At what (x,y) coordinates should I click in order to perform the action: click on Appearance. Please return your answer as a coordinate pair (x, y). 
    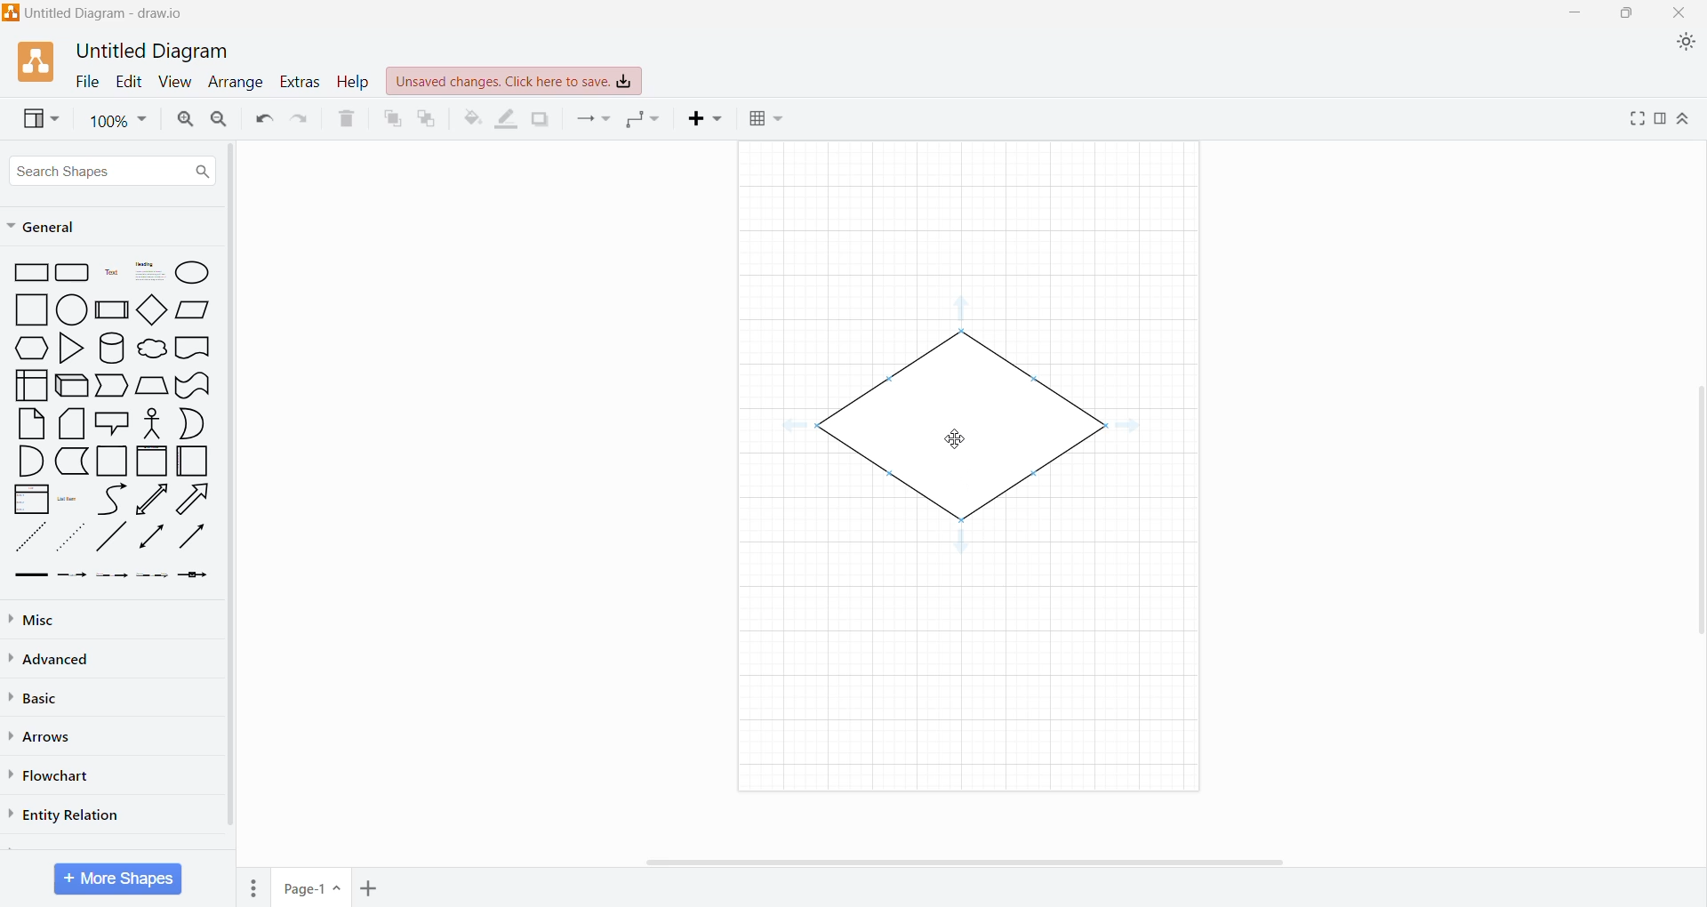
    Looking at the image, I should click on (1686, 42).